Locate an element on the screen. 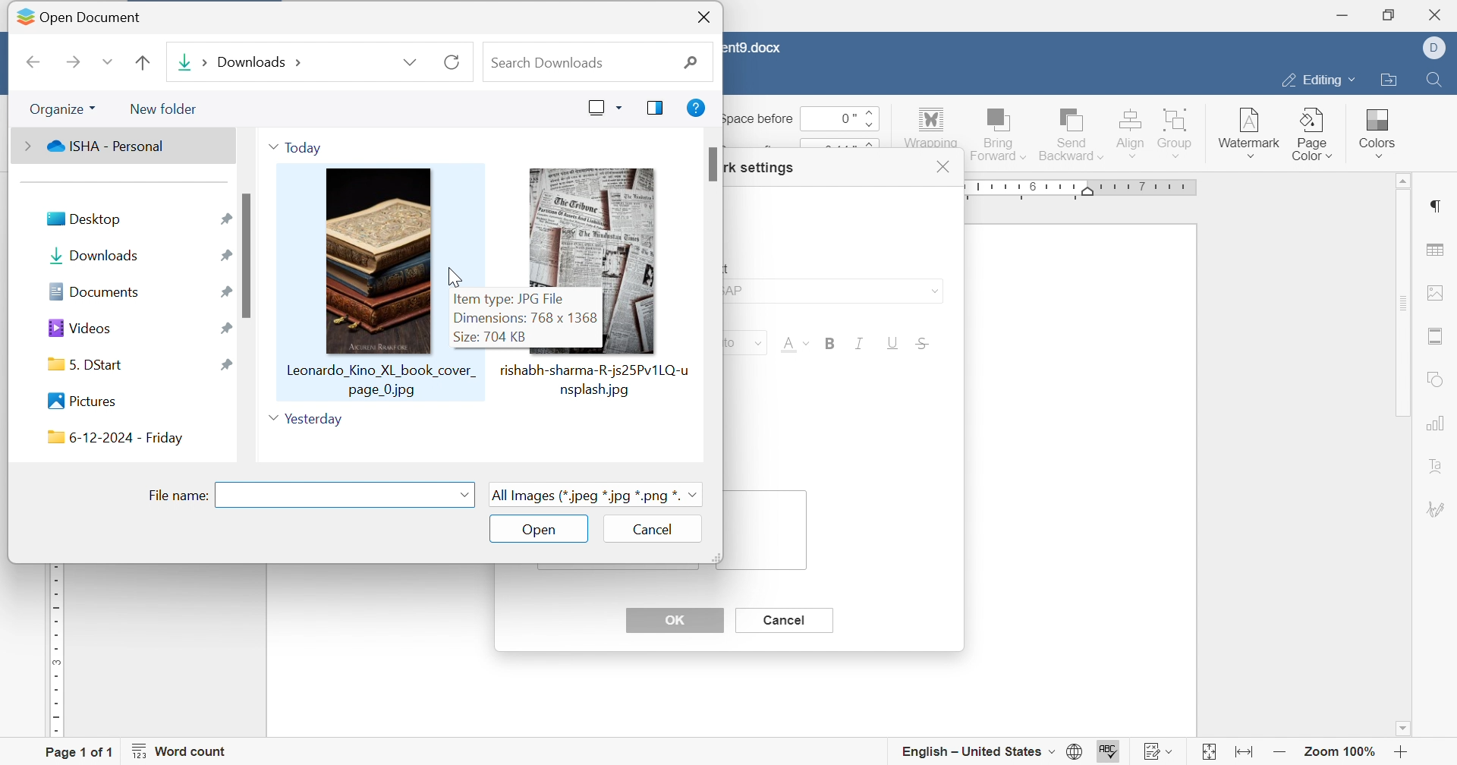  set document language is located at coordinates (1080, 751).